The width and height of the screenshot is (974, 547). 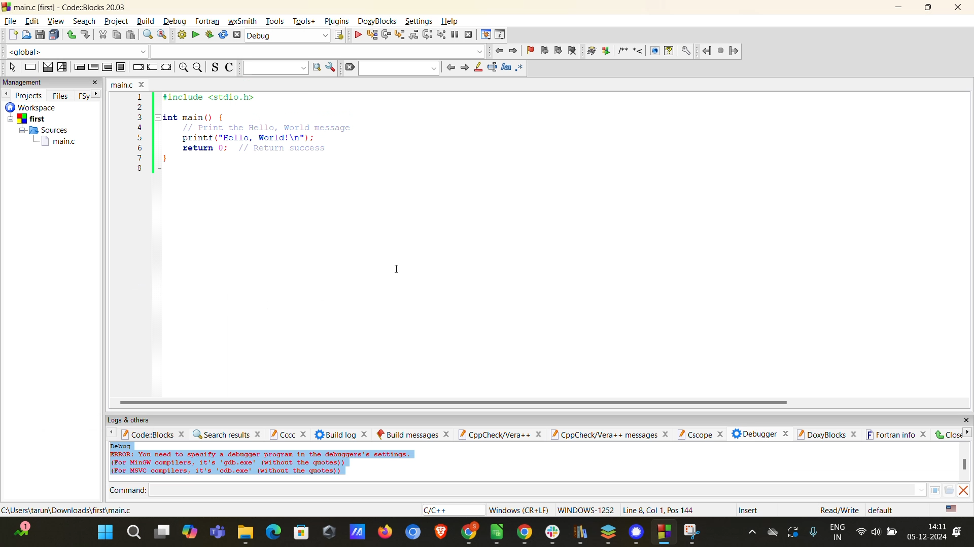 What do you see at coordinates (62, 68) in the screenshot?
I see `selection` at bounding box center [62, 68].